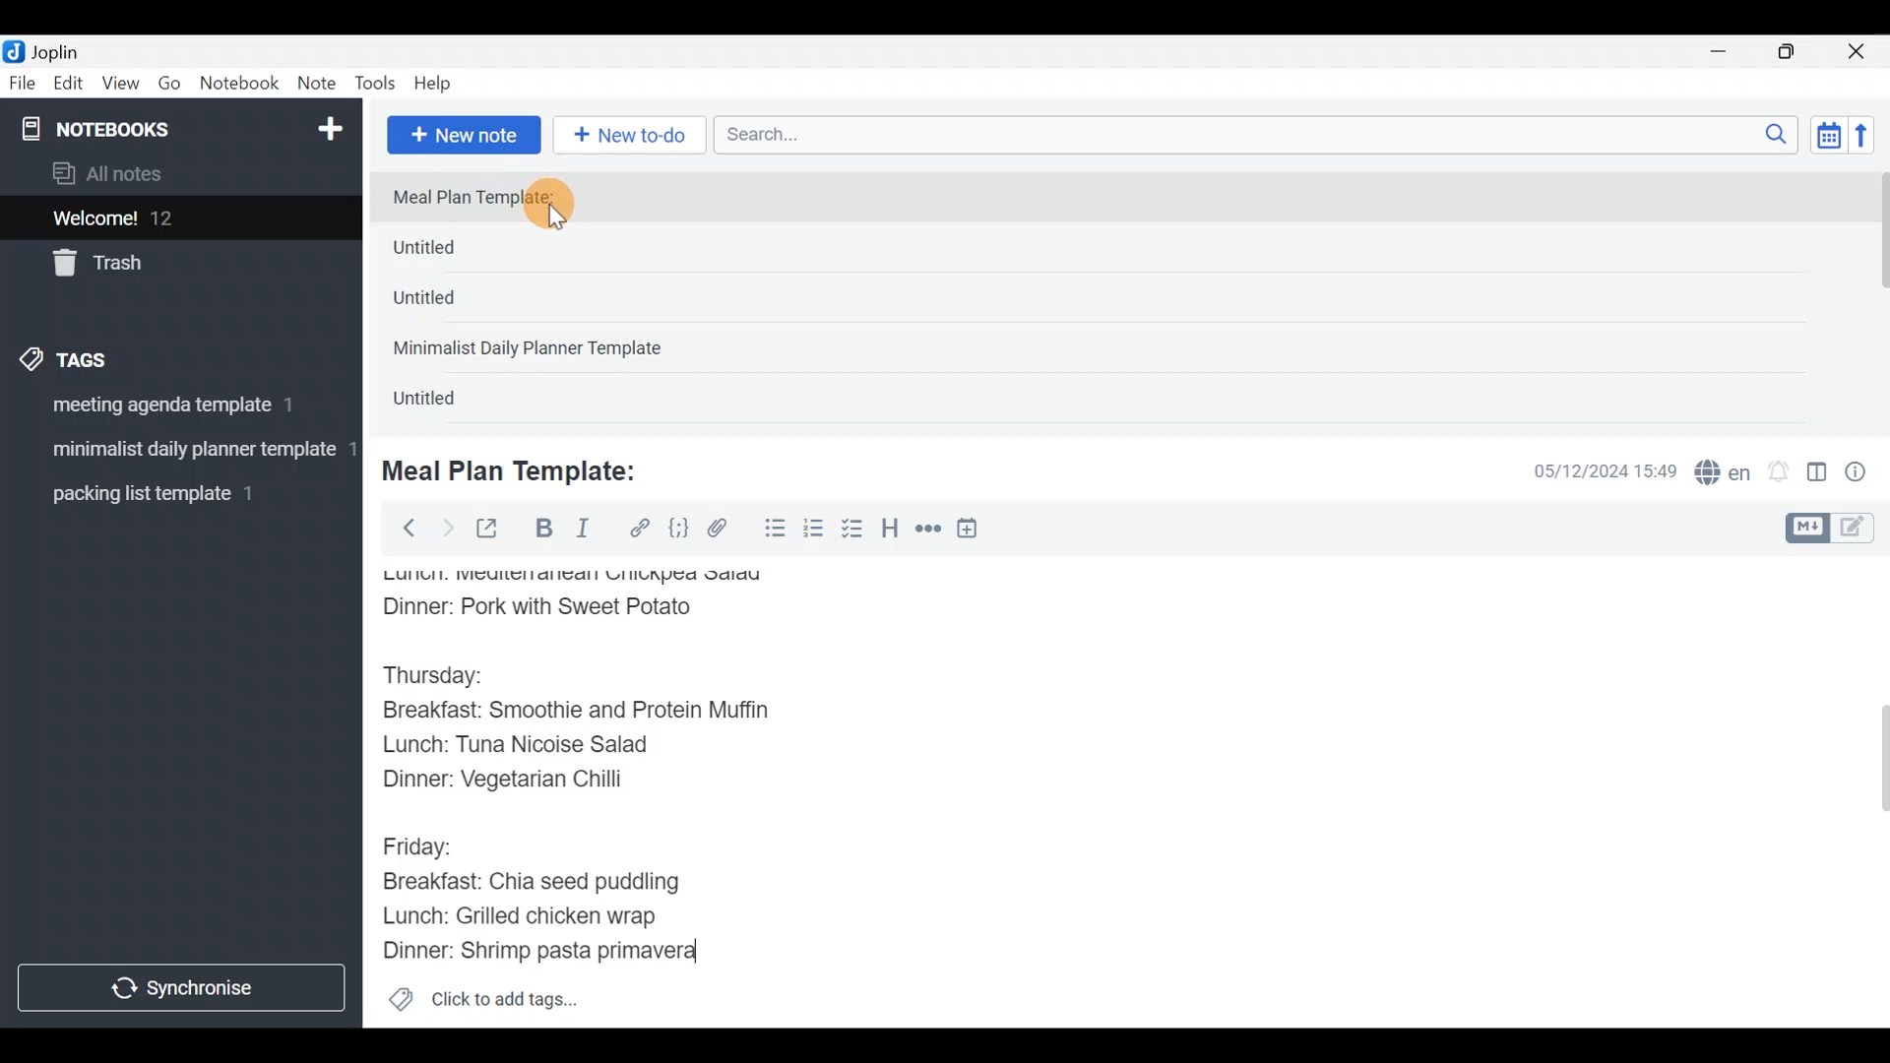 This screenshot has width=1890, height=1063. Describe the element at coordinates (1877, 297) in the screenshot. I see `scroll bar` at that location.